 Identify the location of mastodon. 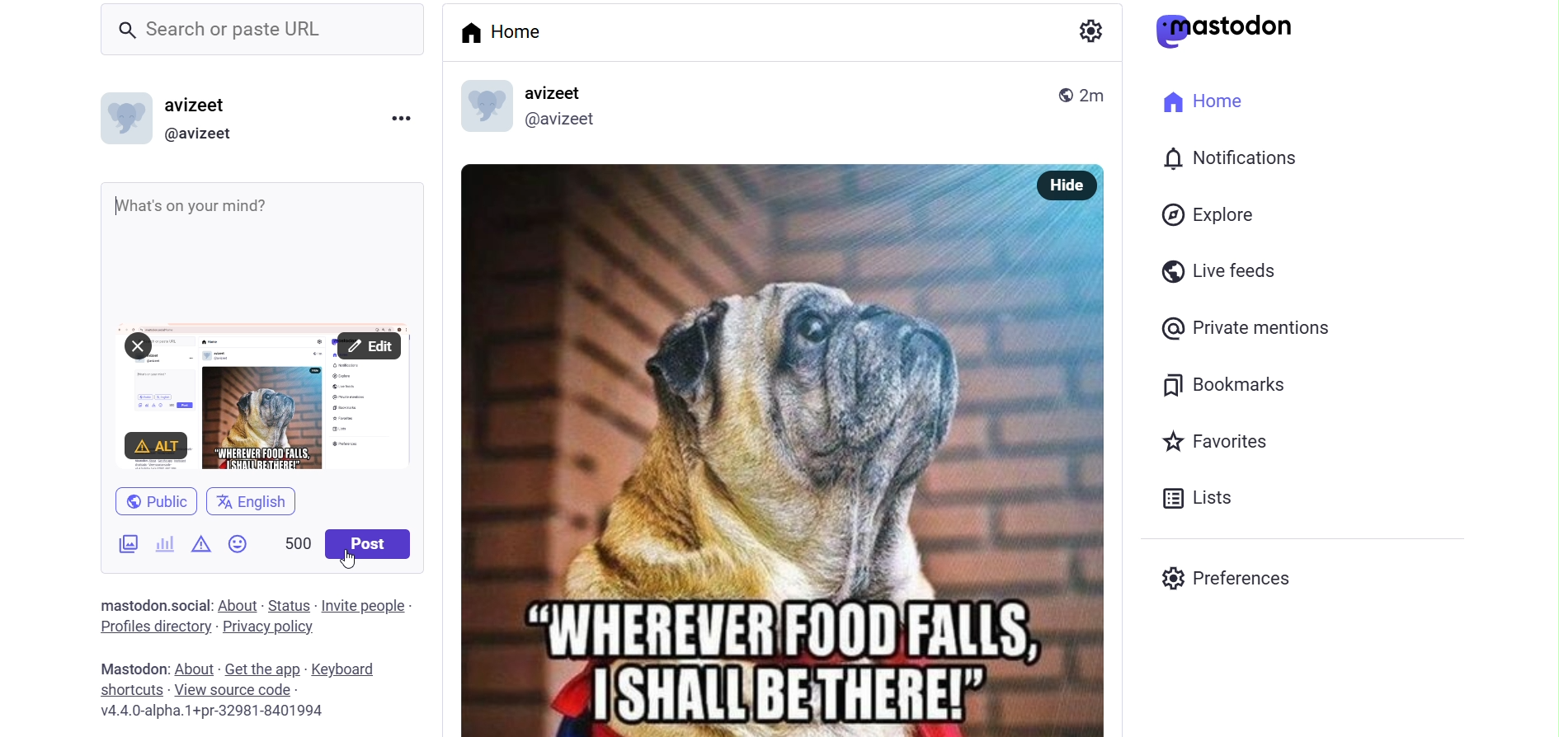
(133, 667).